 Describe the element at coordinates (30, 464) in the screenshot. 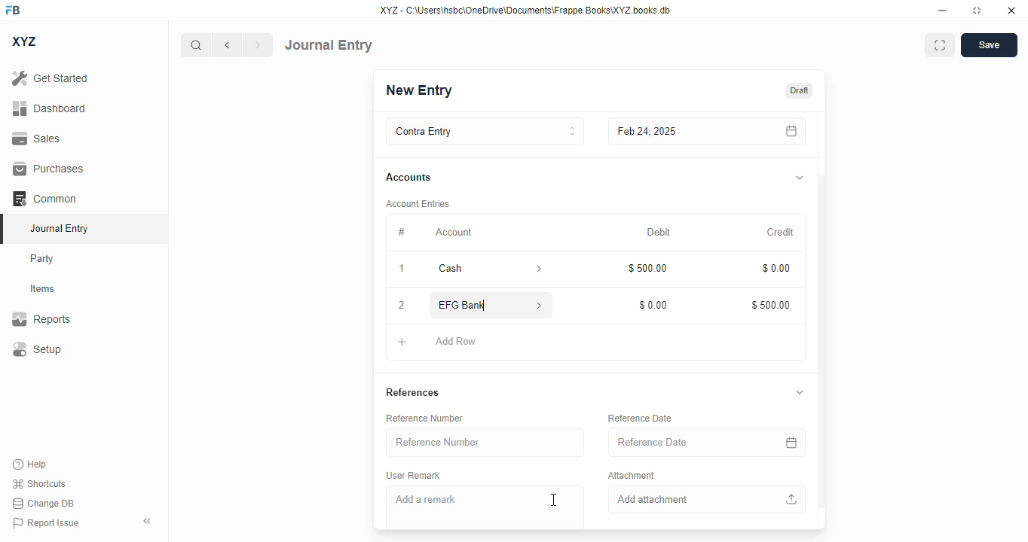

I see `help` at that location.